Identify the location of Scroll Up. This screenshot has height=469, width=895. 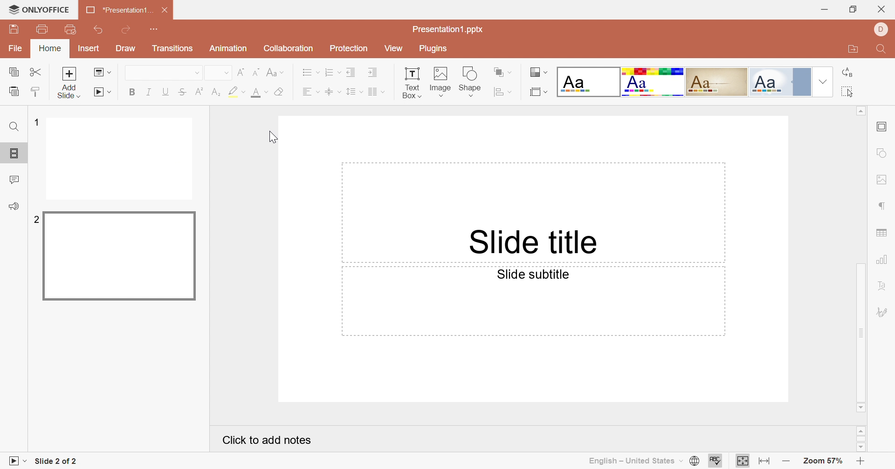
(858, 430).